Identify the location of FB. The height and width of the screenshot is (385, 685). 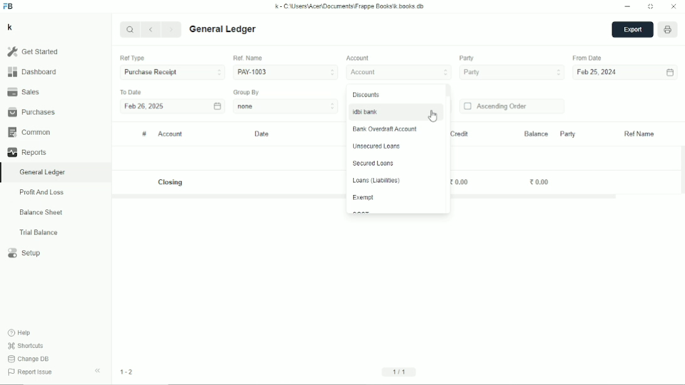
(8, 6).